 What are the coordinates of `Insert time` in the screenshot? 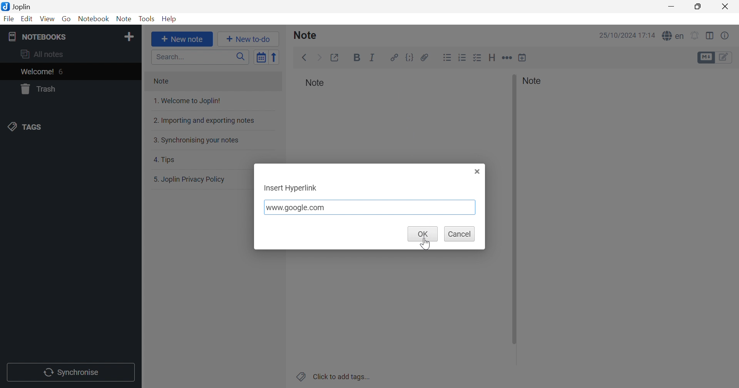 It's located at (522, 57).